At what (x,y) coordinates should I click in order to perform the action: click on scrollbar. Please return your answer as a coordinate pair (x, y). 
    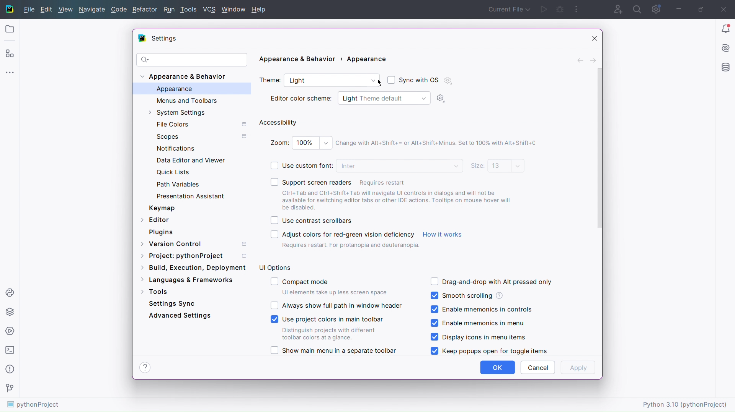
    Looking at the image, I should click on (598, 148).